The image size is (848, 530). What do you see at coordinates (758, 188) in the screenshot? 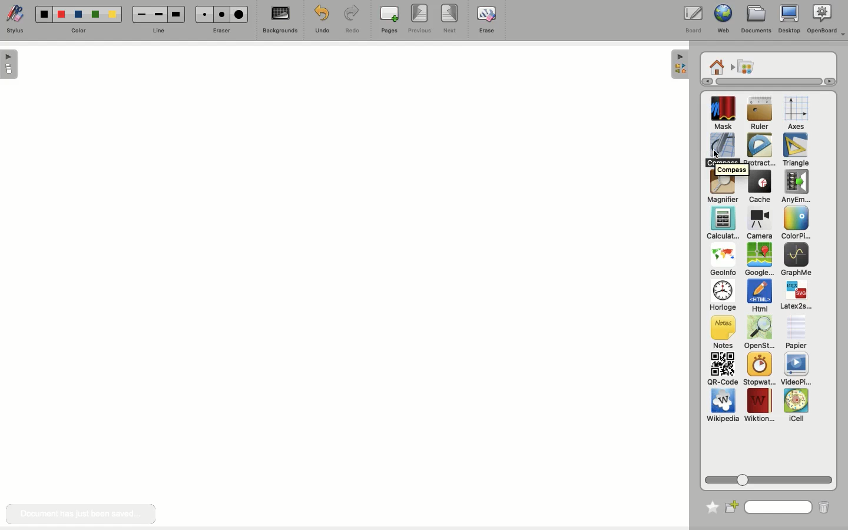
I see `Cache` at bounding box center [758, 188].